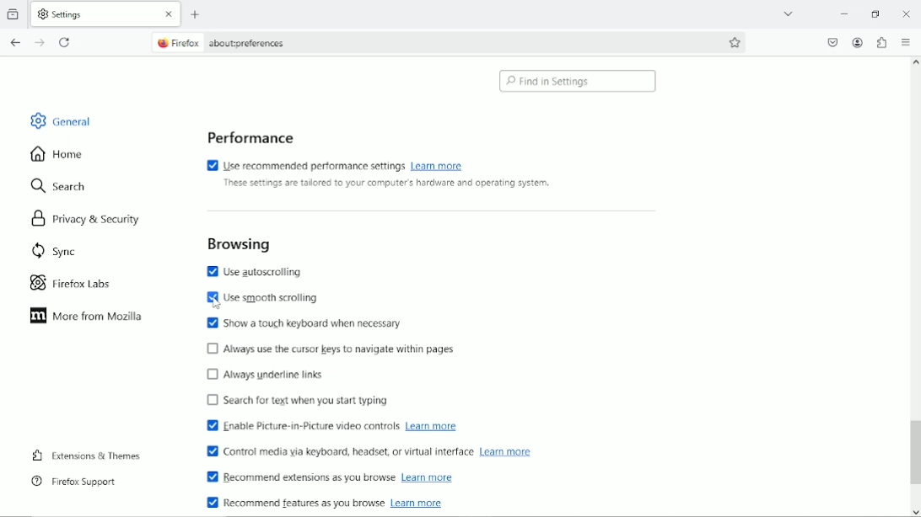 This screenshot has height=517, width=921. I want to click on Use smooth scrolling, so click(261, 299).